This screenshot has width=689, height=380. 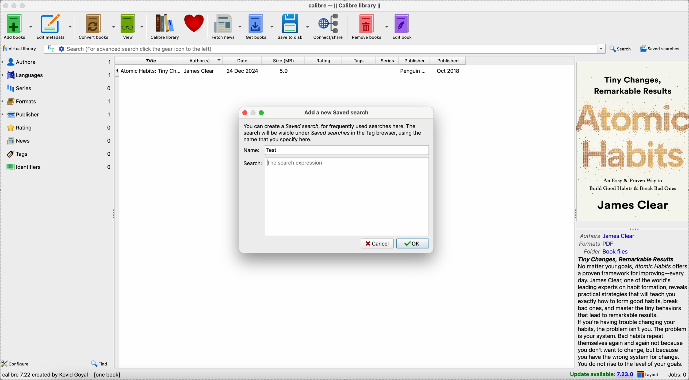 I want to click on toggle expand/contract, so click(x=634, y=229).